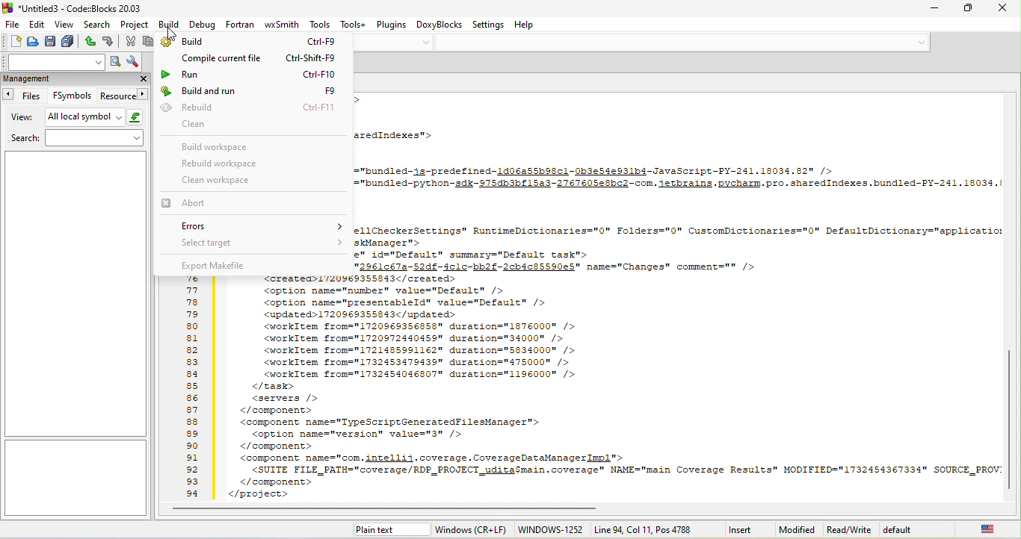 This screenshot has width=1021, height=539. I want to click on line 94, col 11, pos 4788, so click(642, 529).